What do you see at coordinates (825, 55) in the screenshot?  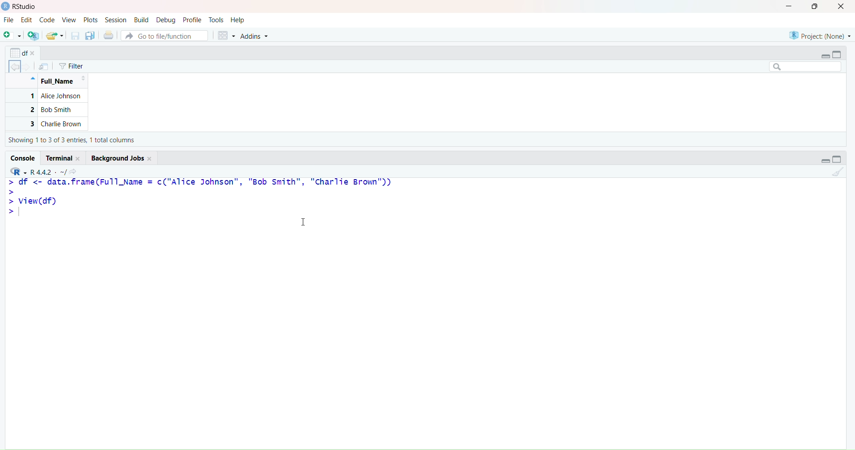 I see `Minimize` at bounding box center [825, 55].